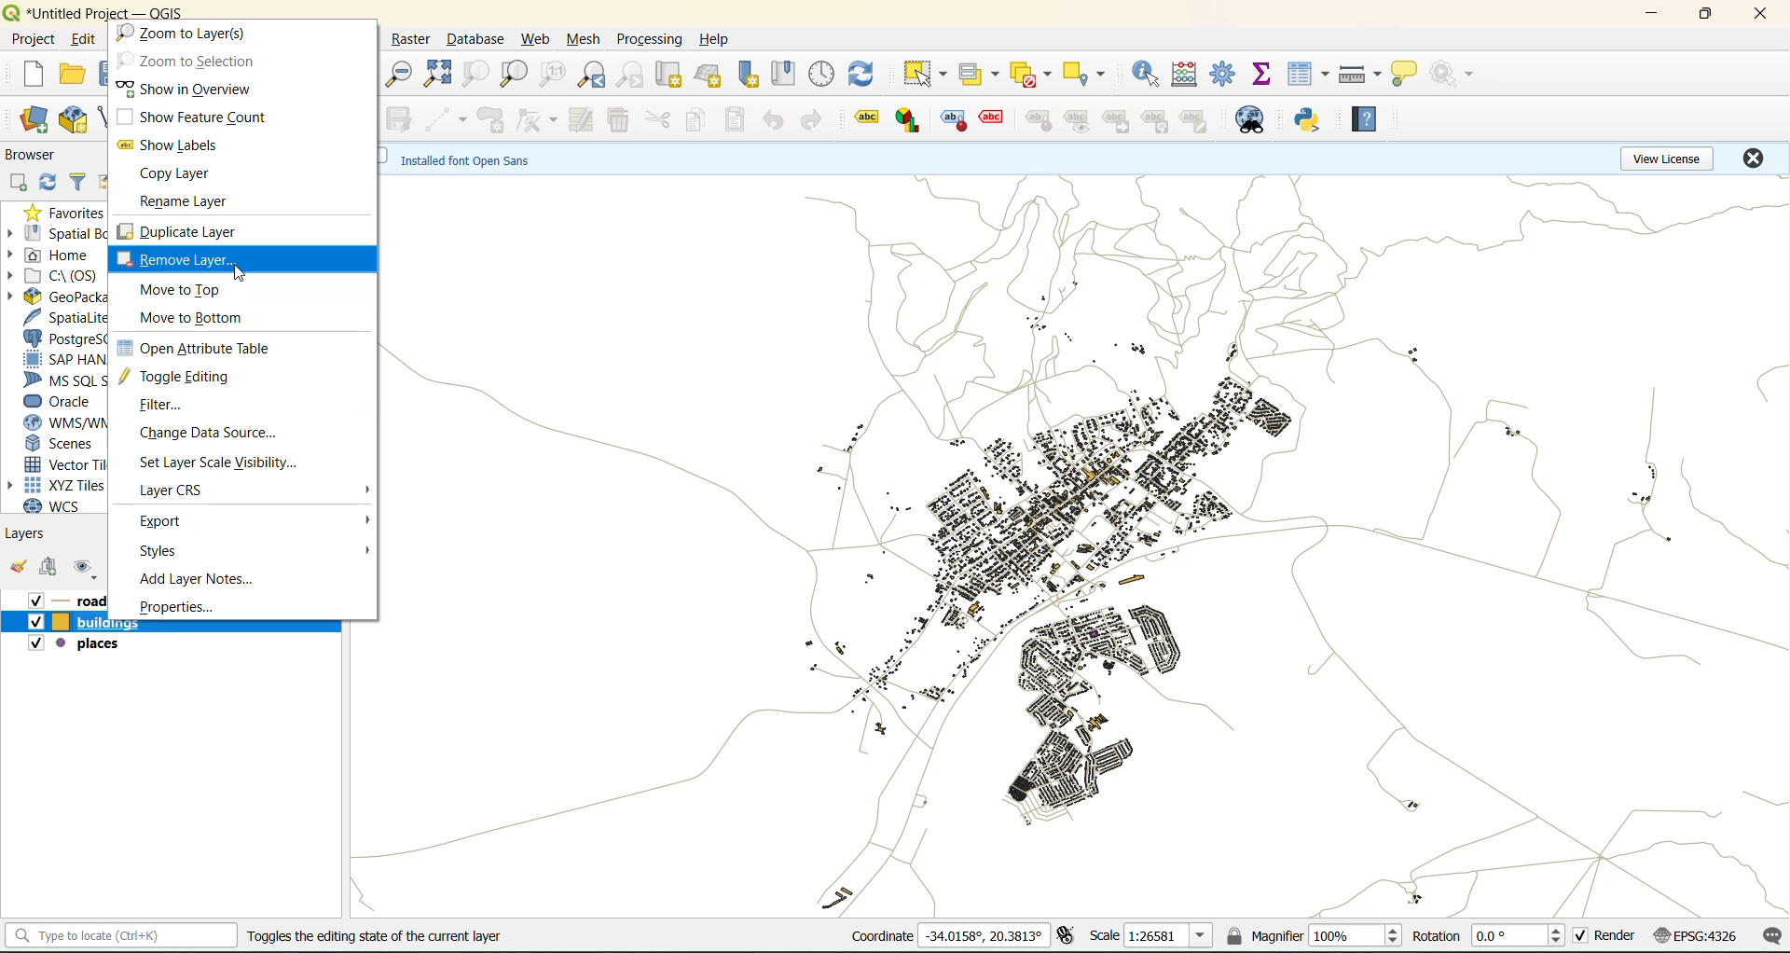 This screenshot has height=953, width=1790. Describe the element at coordinates (513, 75) in the screenshot. I see `zoom layer` at that location.